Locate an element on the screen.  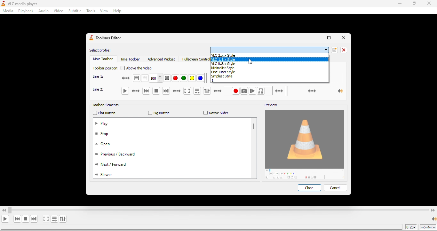
flat button is located at coordinates (105, 113).